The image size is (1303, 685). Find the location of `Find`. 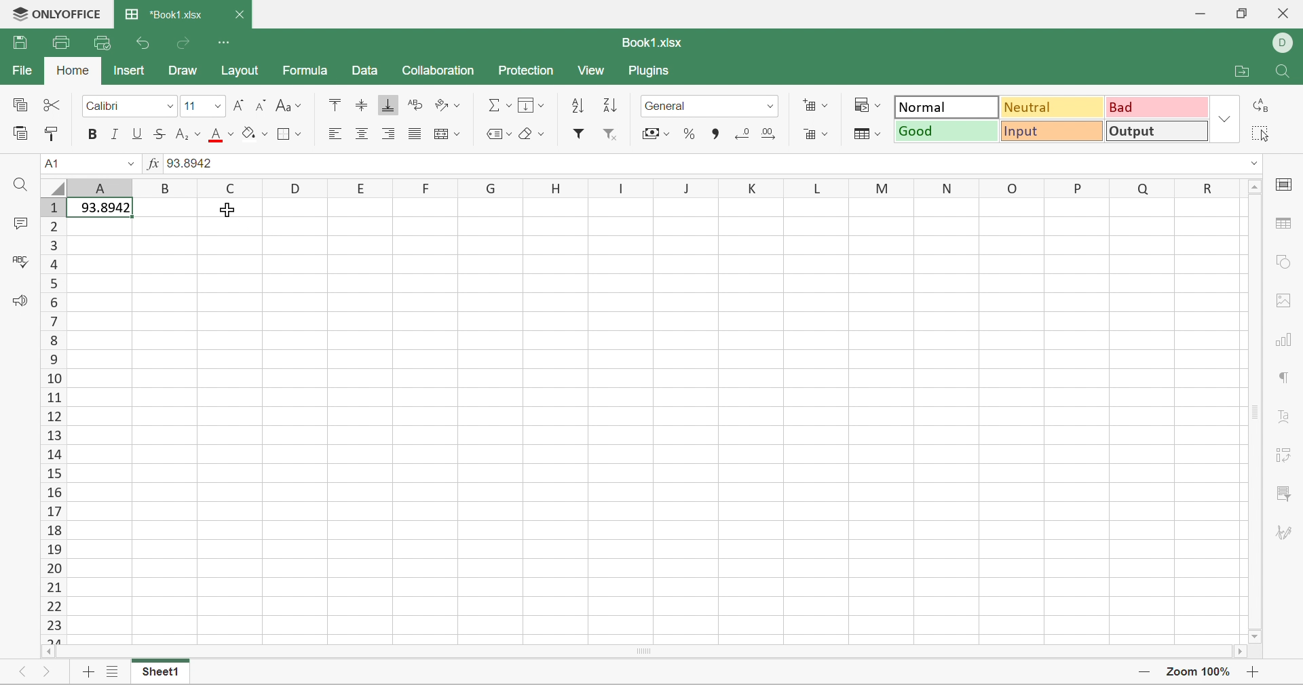

Find is located at coordinates (23, 188).